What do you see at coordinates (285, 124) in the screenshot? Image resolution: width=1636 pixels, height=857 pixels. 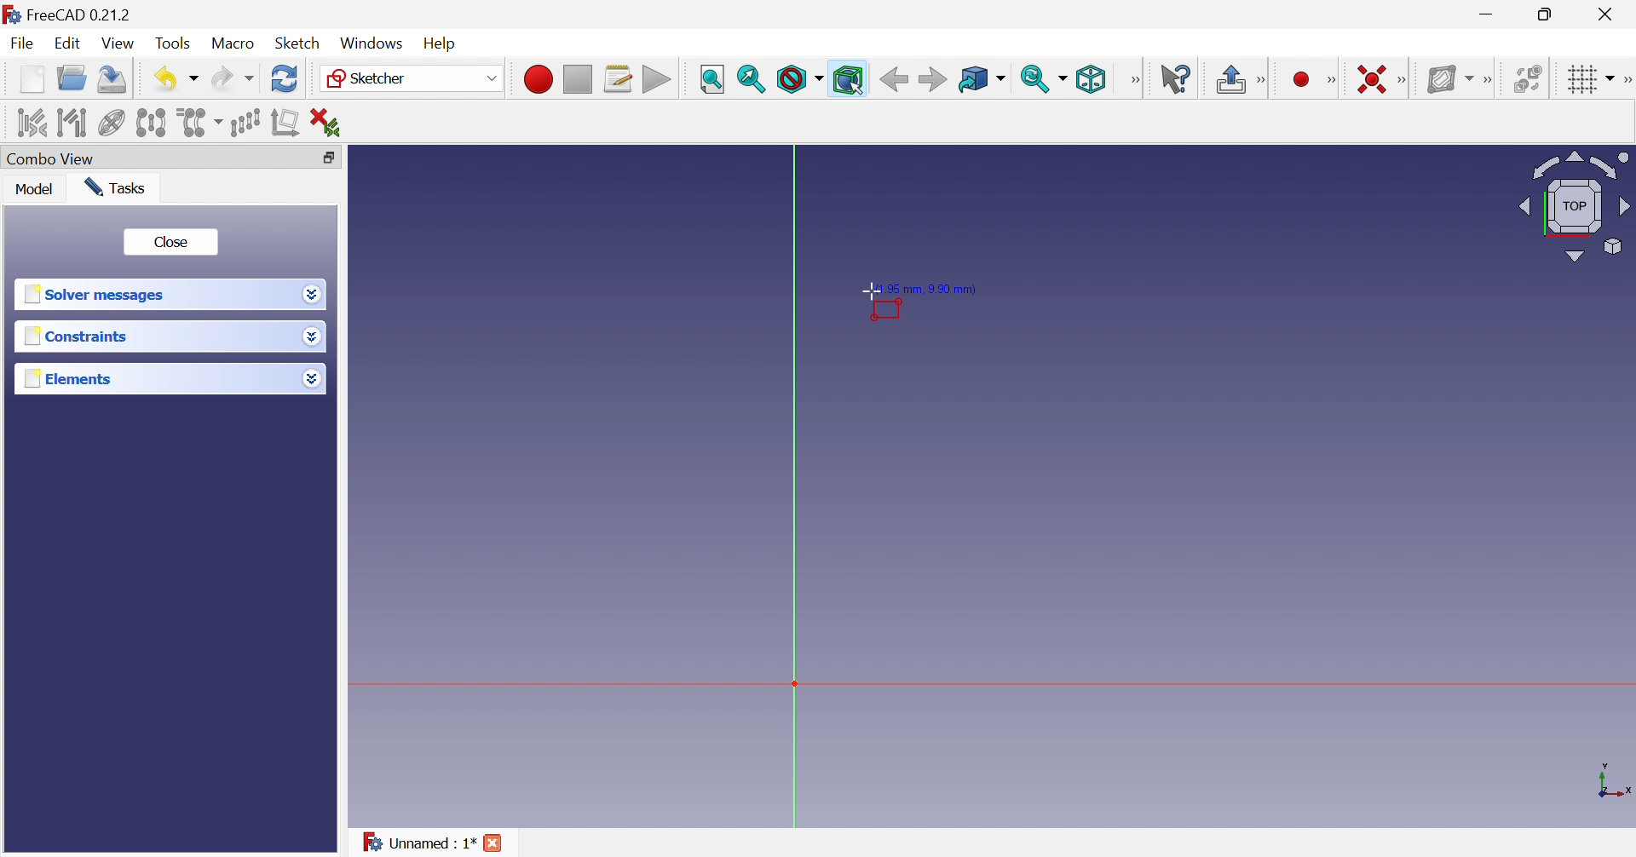 I see `Remove axes alignment` at bounding box center [285, 124].